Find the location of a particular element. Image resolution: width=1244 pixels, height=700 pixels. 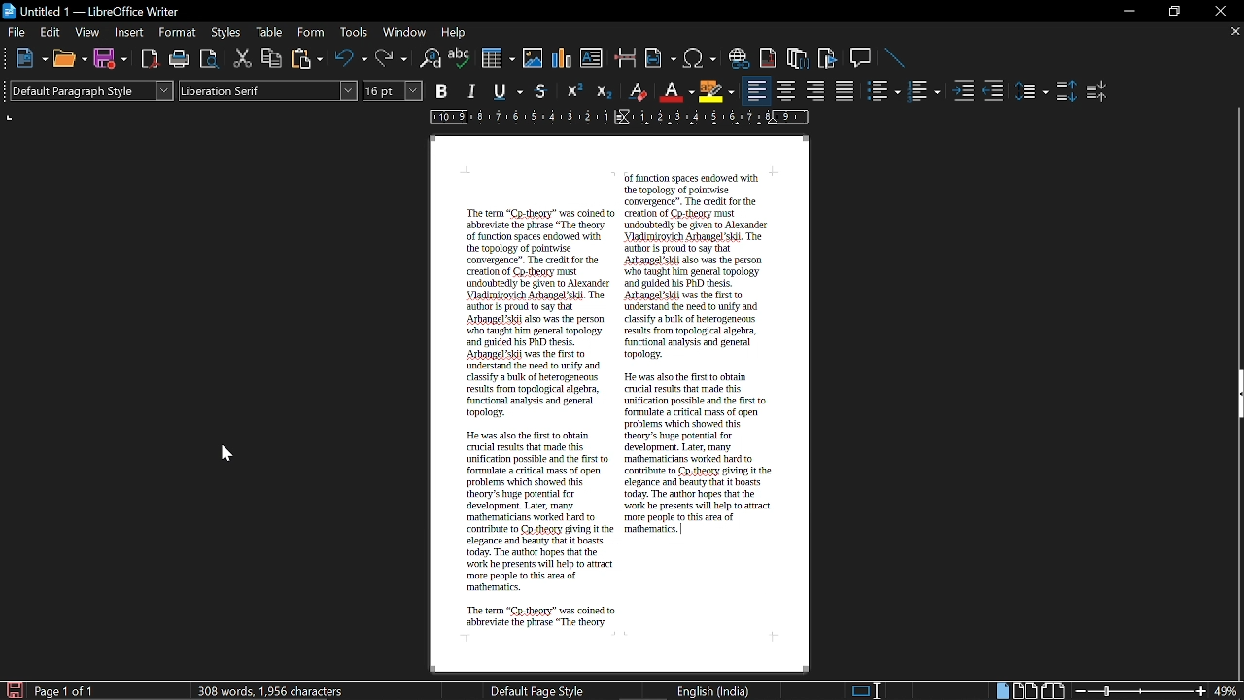

Bold is located at coordinates (443, 90).